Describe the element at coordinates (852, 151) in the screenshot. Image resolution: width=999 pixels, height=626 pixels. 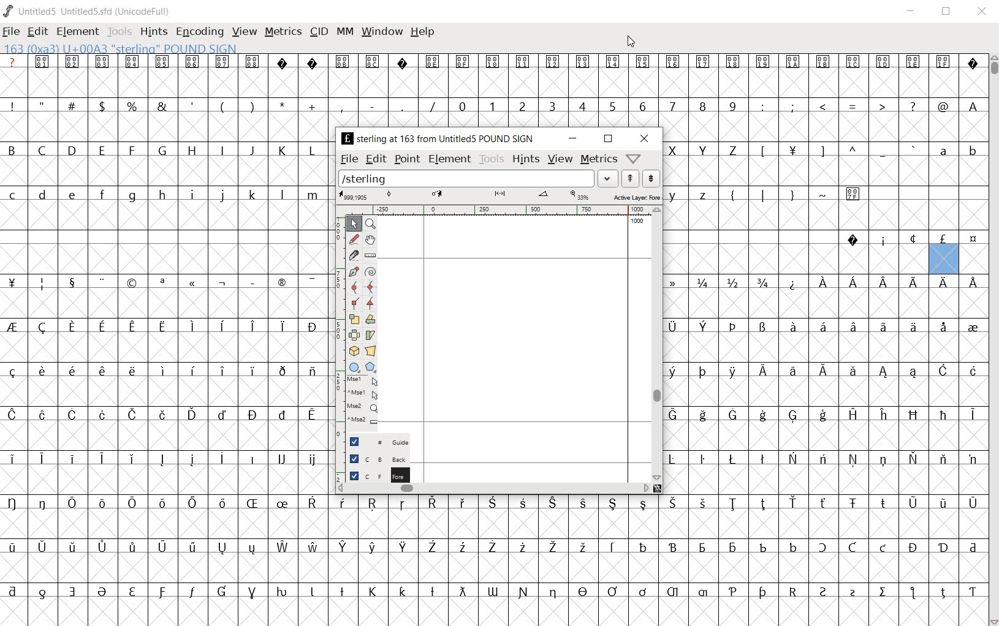
I see `^` at that location.